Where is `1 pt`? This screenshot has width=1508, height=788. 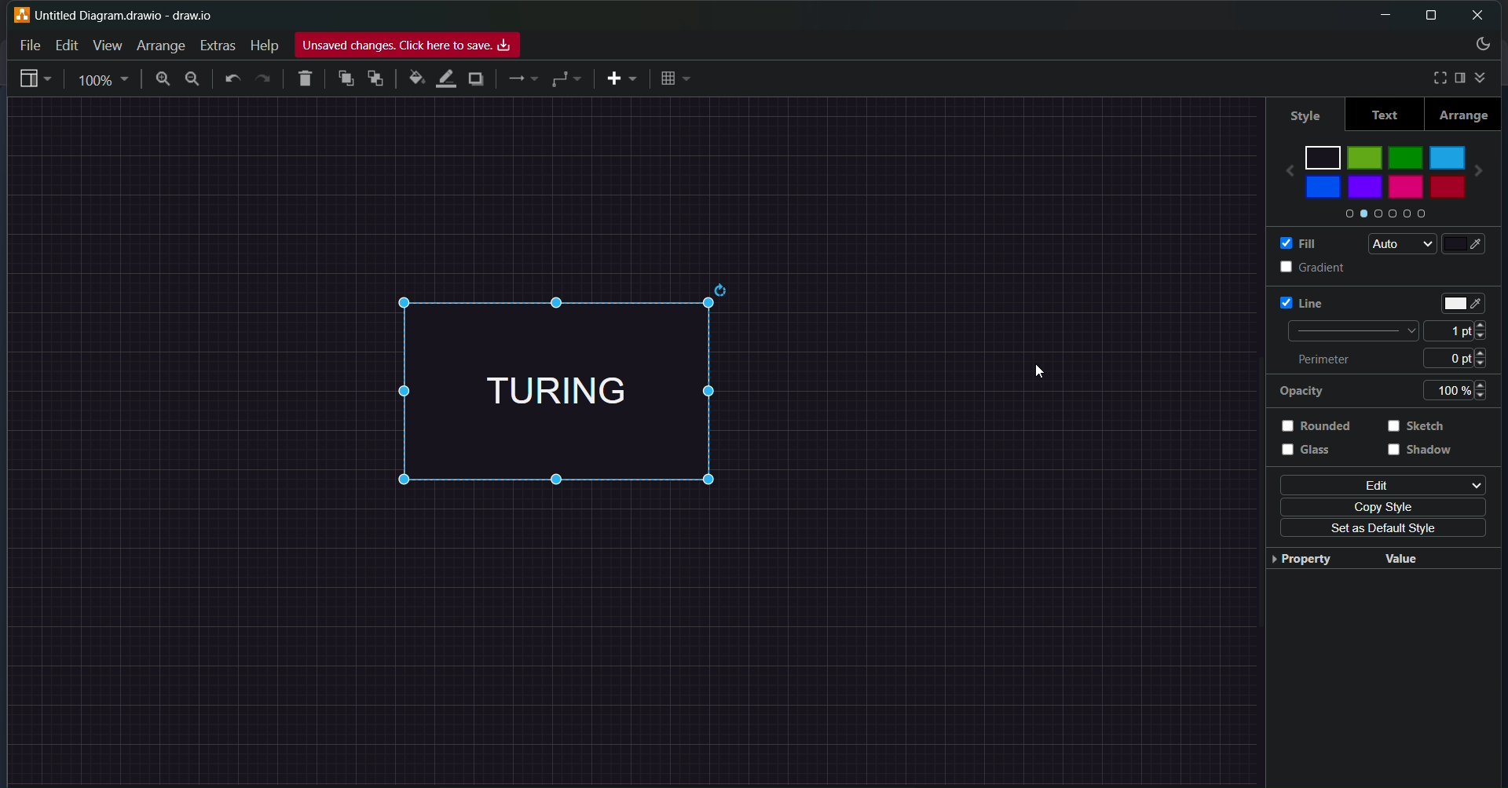
1 pt is located at coordinates (1462, 331).